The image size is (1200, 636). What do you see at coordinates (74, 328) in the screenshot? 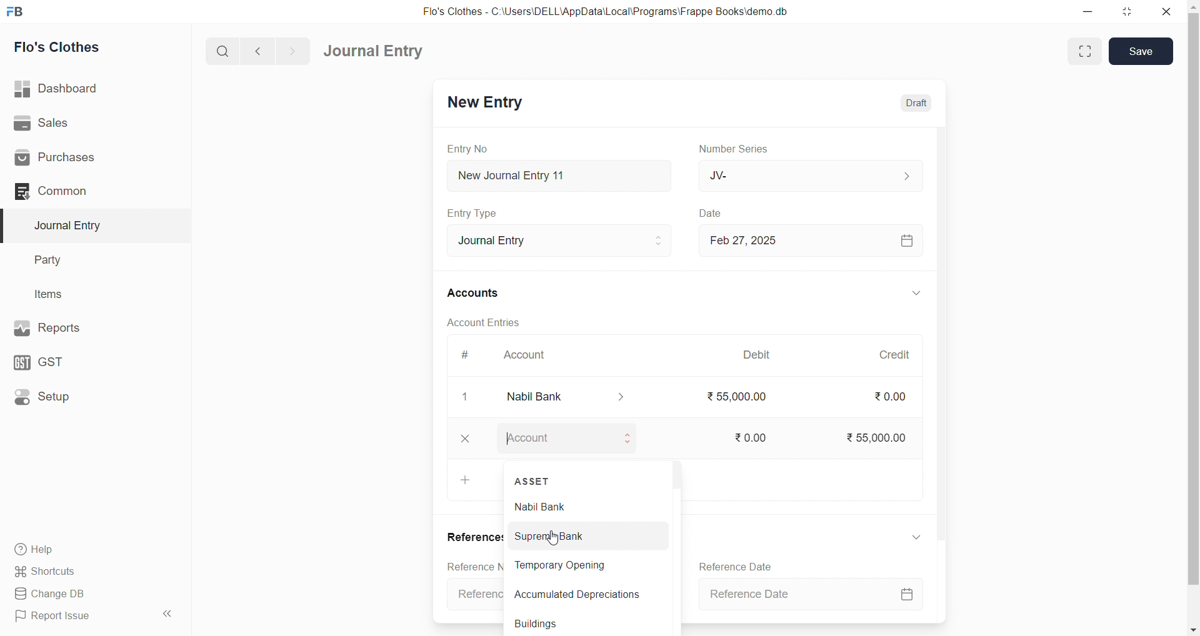
I see `Reports` at bounding box center [74, 328].